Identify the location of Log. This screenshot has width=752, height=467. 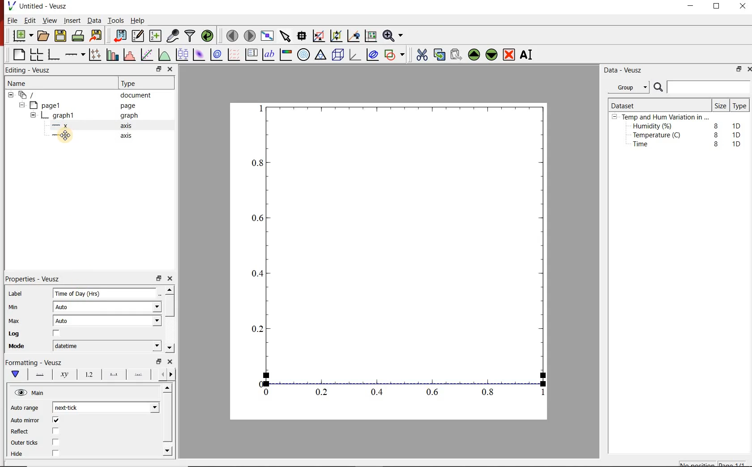
(41, 334).